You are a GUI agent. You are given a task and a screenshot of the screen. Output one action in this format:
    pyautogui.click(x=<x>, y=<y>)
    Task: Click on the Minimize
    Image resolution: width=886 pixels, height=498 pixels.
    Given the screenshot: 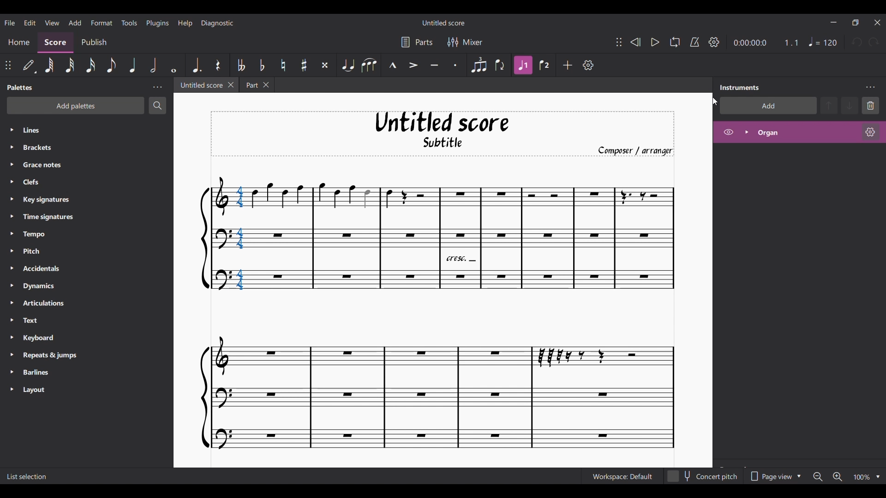 What is the action you would take?
    pyautogui.click(x=834, y=22)
    